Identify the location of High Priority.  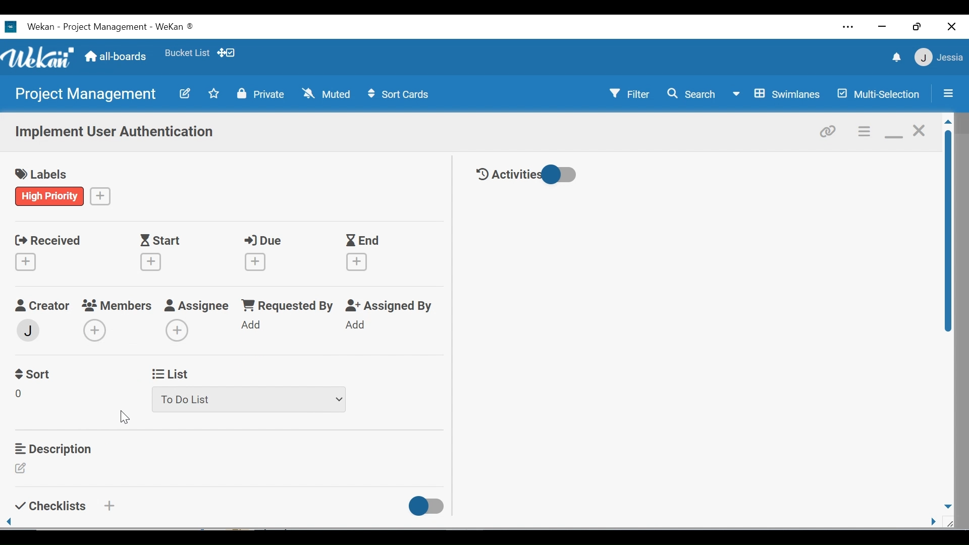
(50, 196).